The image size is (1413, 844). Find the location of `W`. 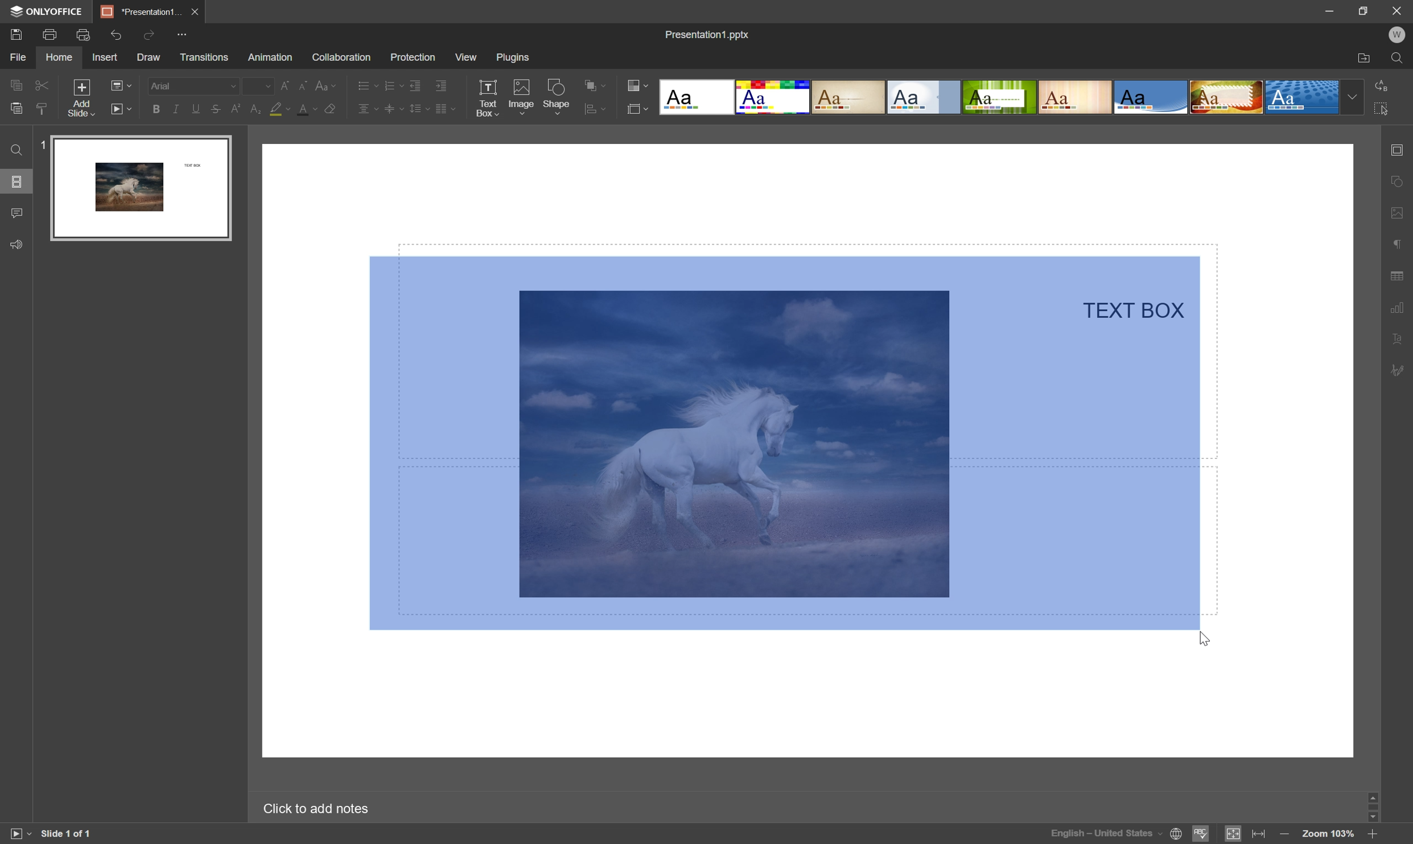

W is located at coordinates (1397, 35).